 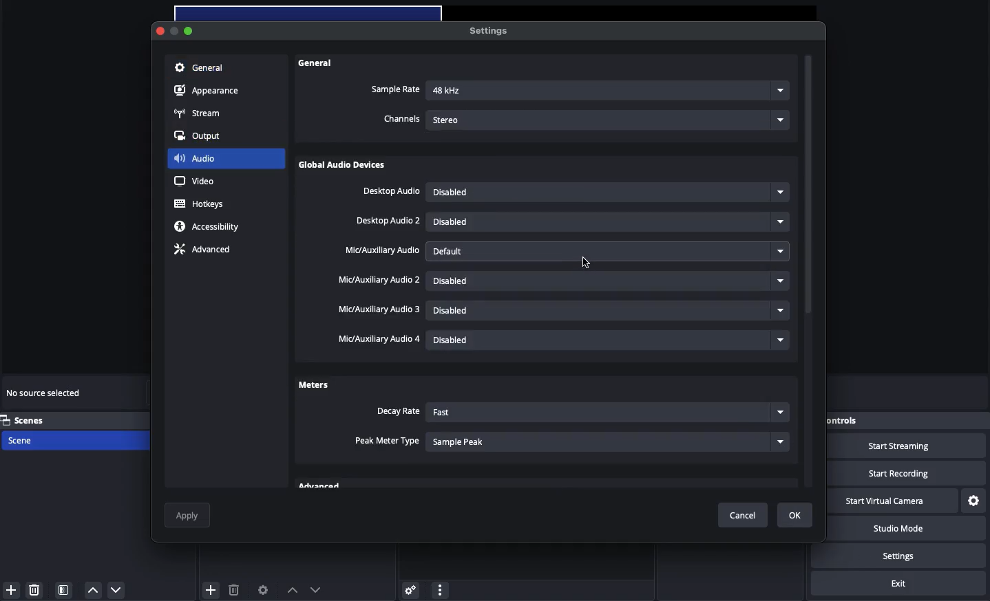 I want to click on Cancel, so click(x=746, y=516).